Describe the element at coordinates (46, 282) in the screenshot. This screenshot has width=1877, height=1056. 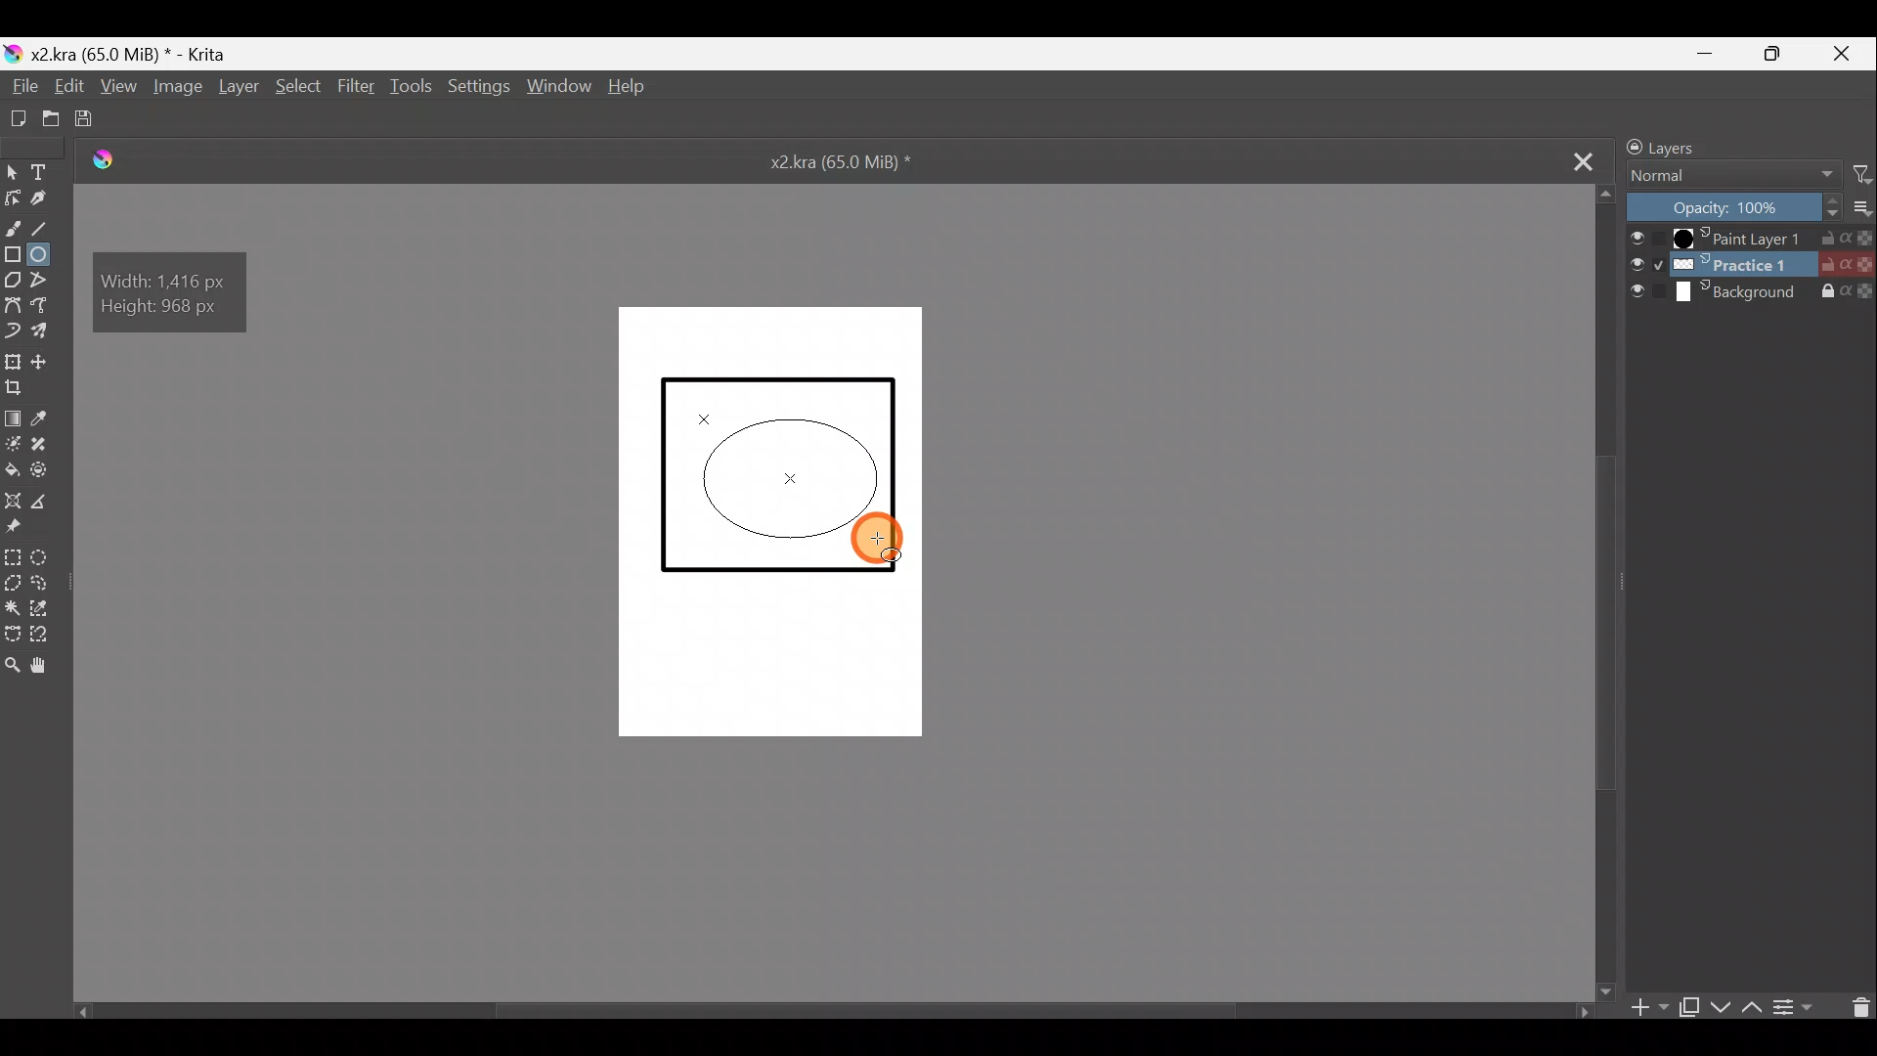
I see `Polyline tool` at that location.